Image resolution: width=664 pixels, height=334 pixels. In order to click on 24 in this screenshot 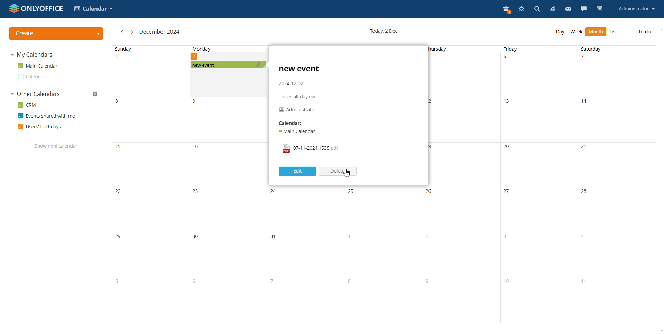, I will do `click(274, 191)`.